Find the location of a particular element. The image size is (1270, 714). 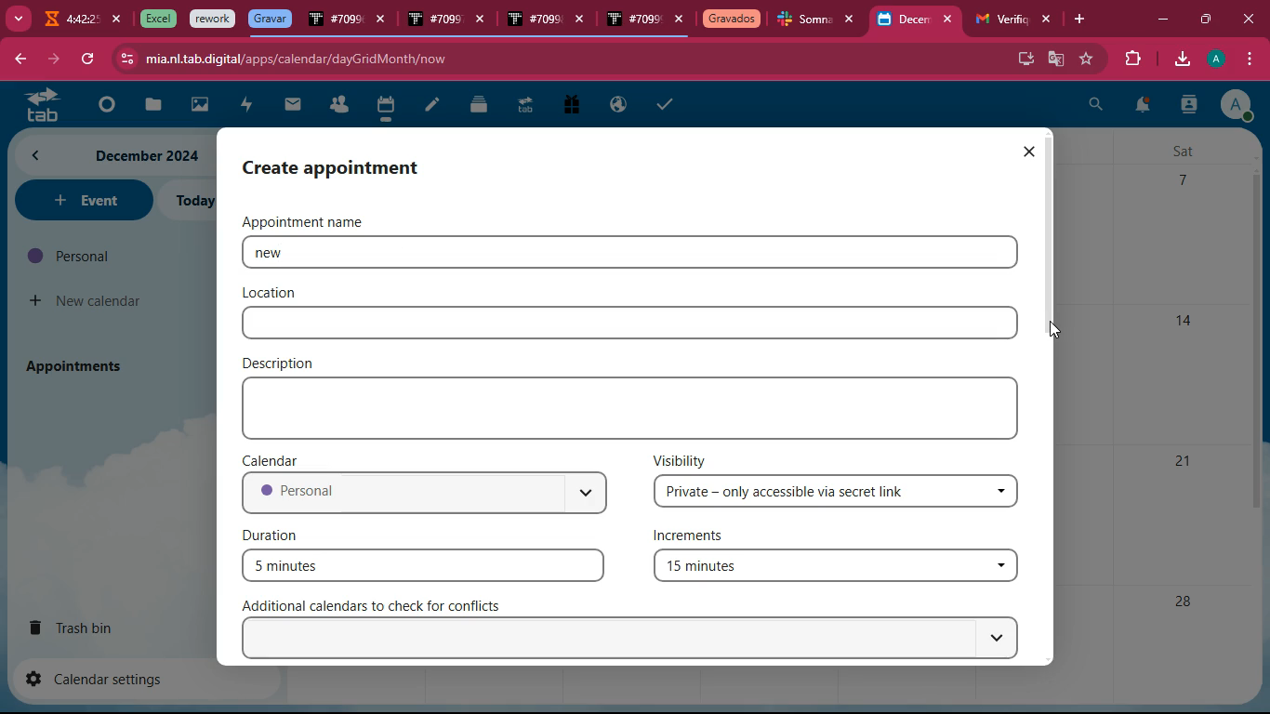

tab is located at coordinates (533, 20).